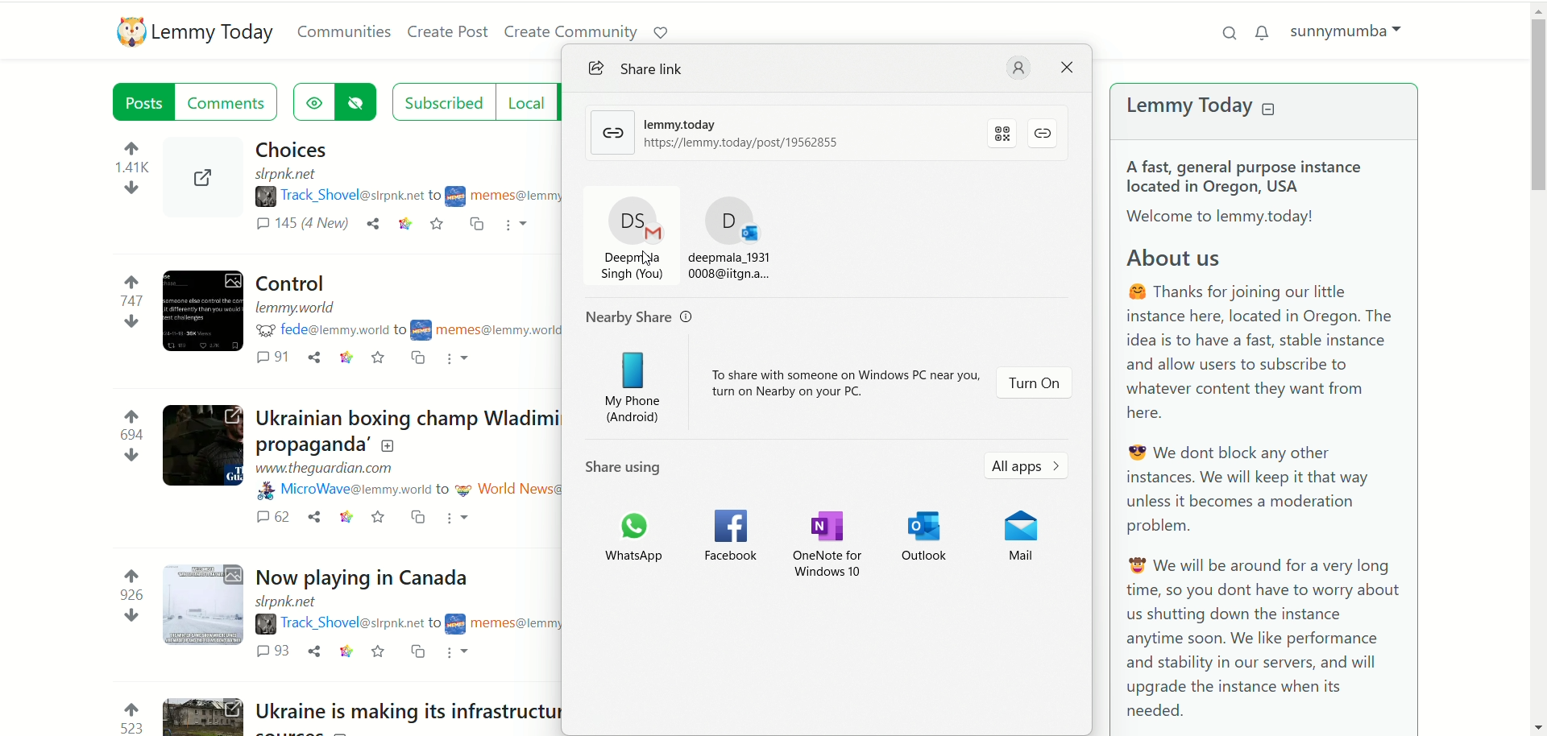  Describe the element at coordinates (347, 517) in the screenshot. I see `link` at that location.